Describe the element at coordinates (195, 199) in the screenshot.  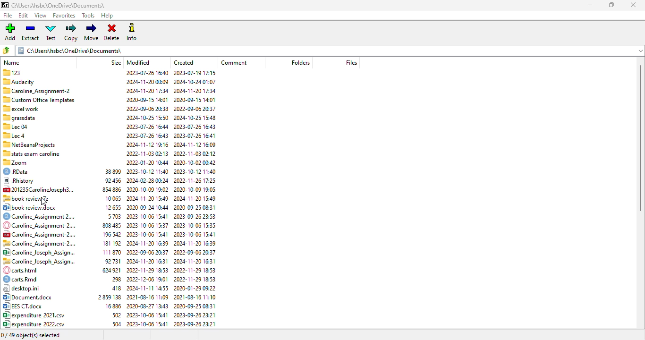
I see `created date & time` at that location.